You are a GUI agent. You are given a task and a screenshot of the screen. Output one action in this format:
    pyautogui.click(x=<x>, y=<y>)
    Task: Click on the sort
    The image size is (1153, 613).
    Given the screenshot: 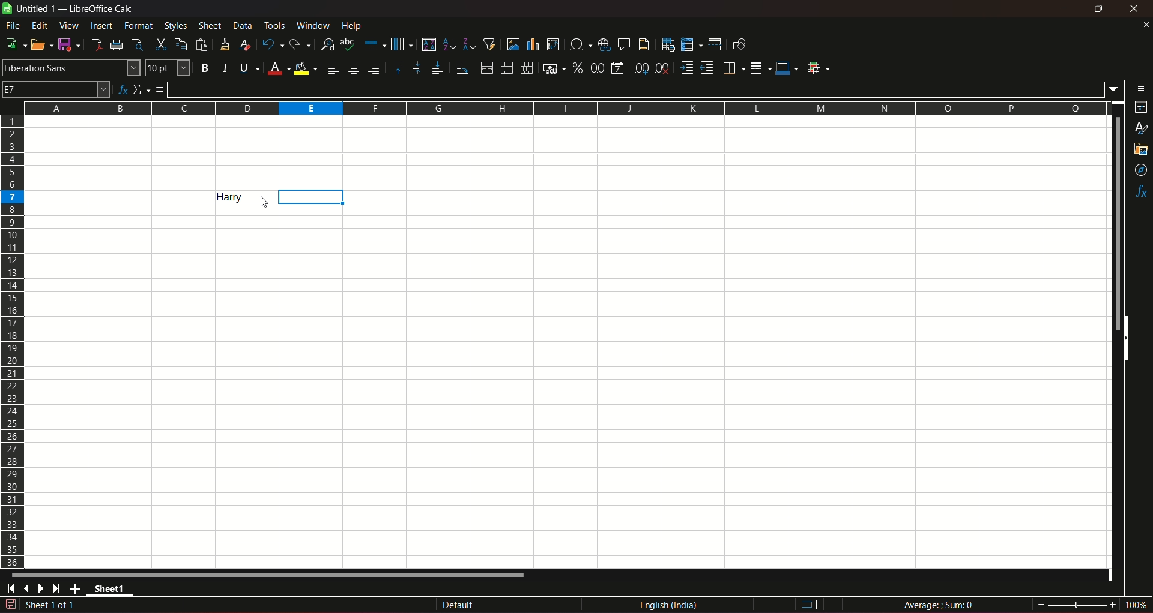 What is the action you would take?
    pyautogui.click(x=428, y=44)
    